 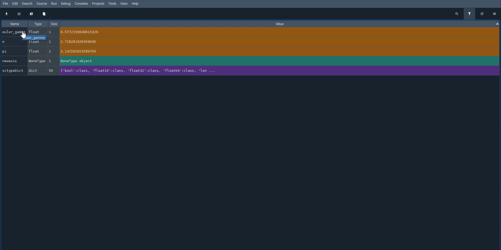 I want to click on Help, so click(x=135, y=4).